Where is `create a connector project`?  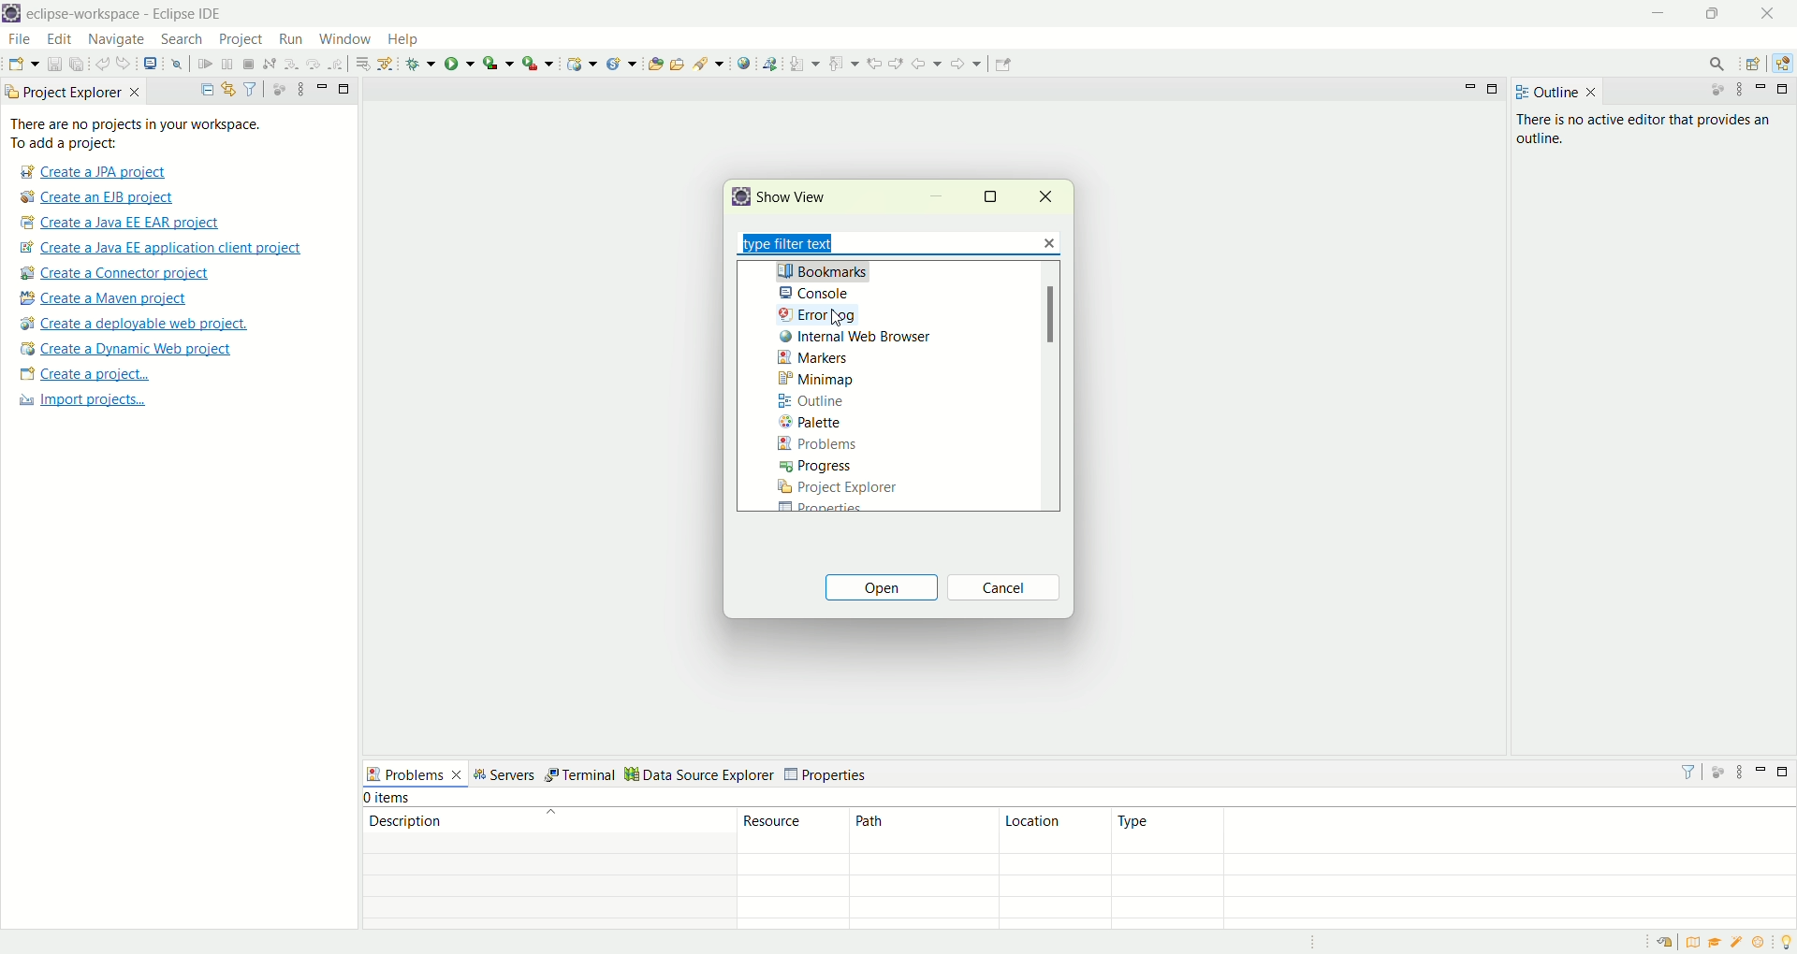 create a connector project is located at coordinates (117, 274).